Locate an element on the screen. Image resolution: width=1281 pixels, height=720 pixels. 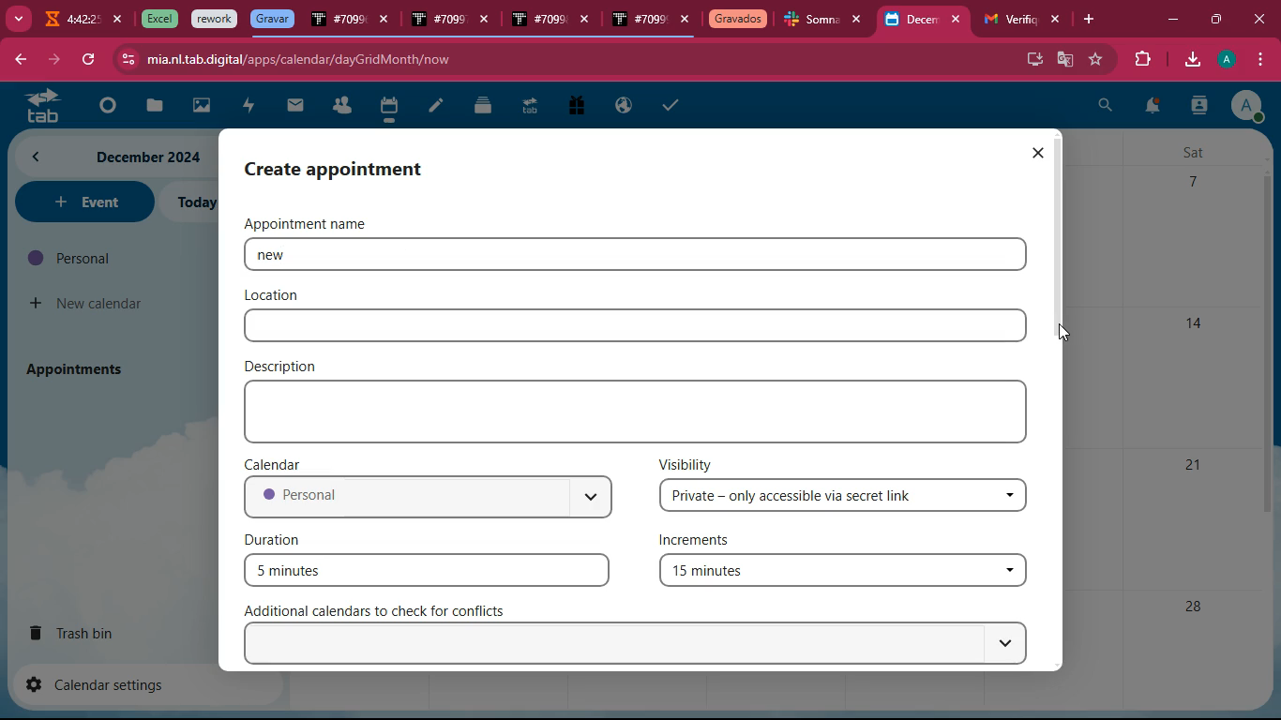
5 minutes is located at coordinates (427, 569).